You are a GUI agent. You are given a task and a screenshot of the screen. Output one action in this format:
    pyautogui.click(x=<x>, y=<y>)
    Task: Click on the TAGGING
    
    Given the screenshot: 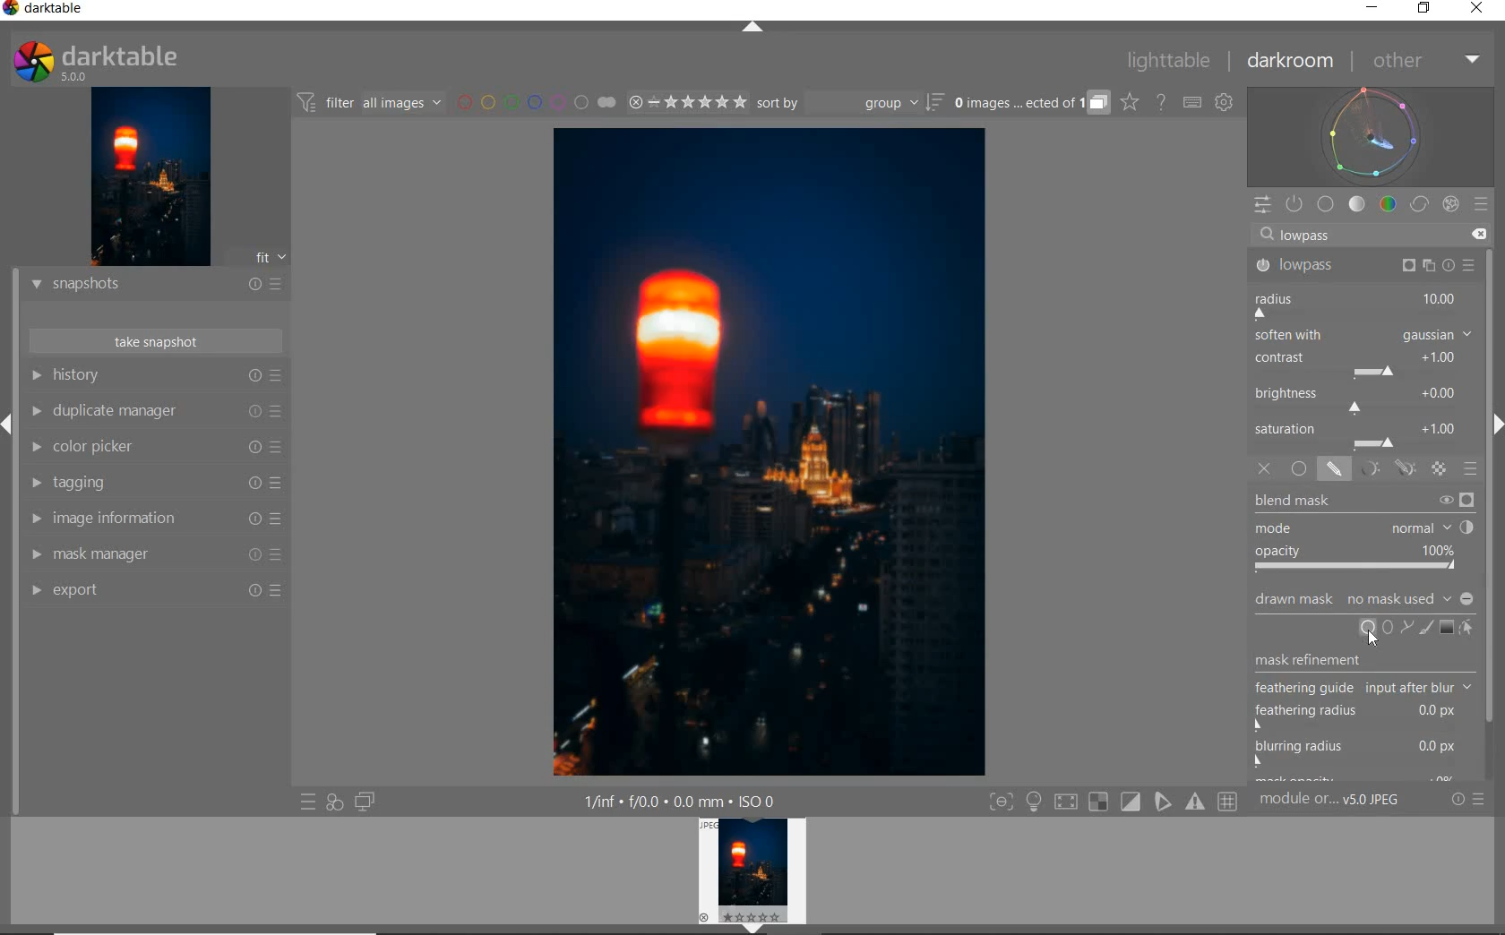 What is the action you would take?
    pyautogui.click(x=155, y=485)
    